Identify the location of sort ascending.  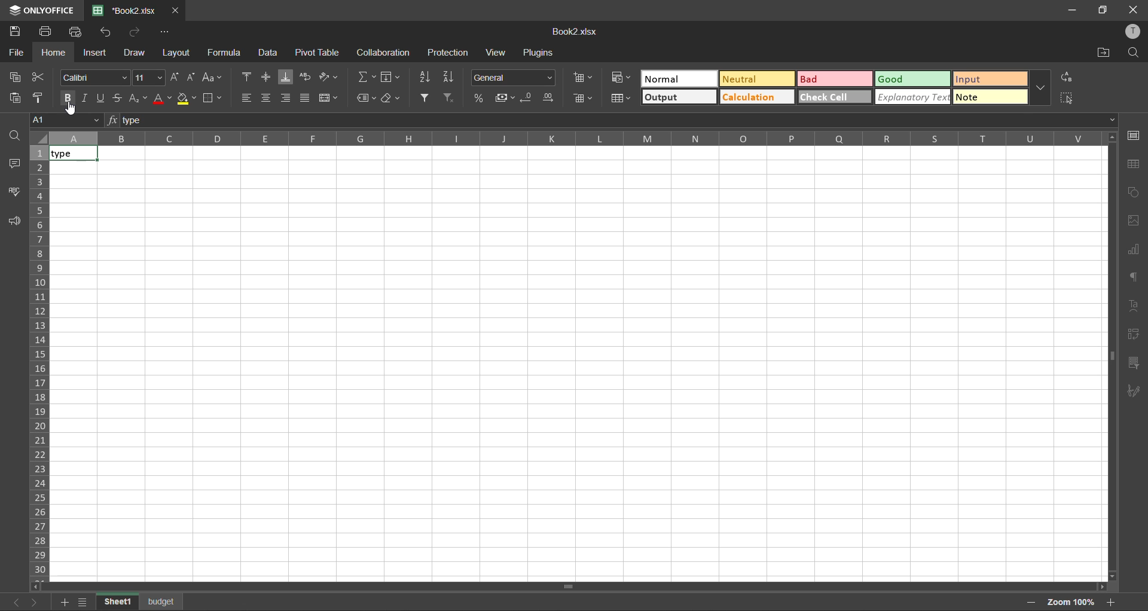
(426, 78).